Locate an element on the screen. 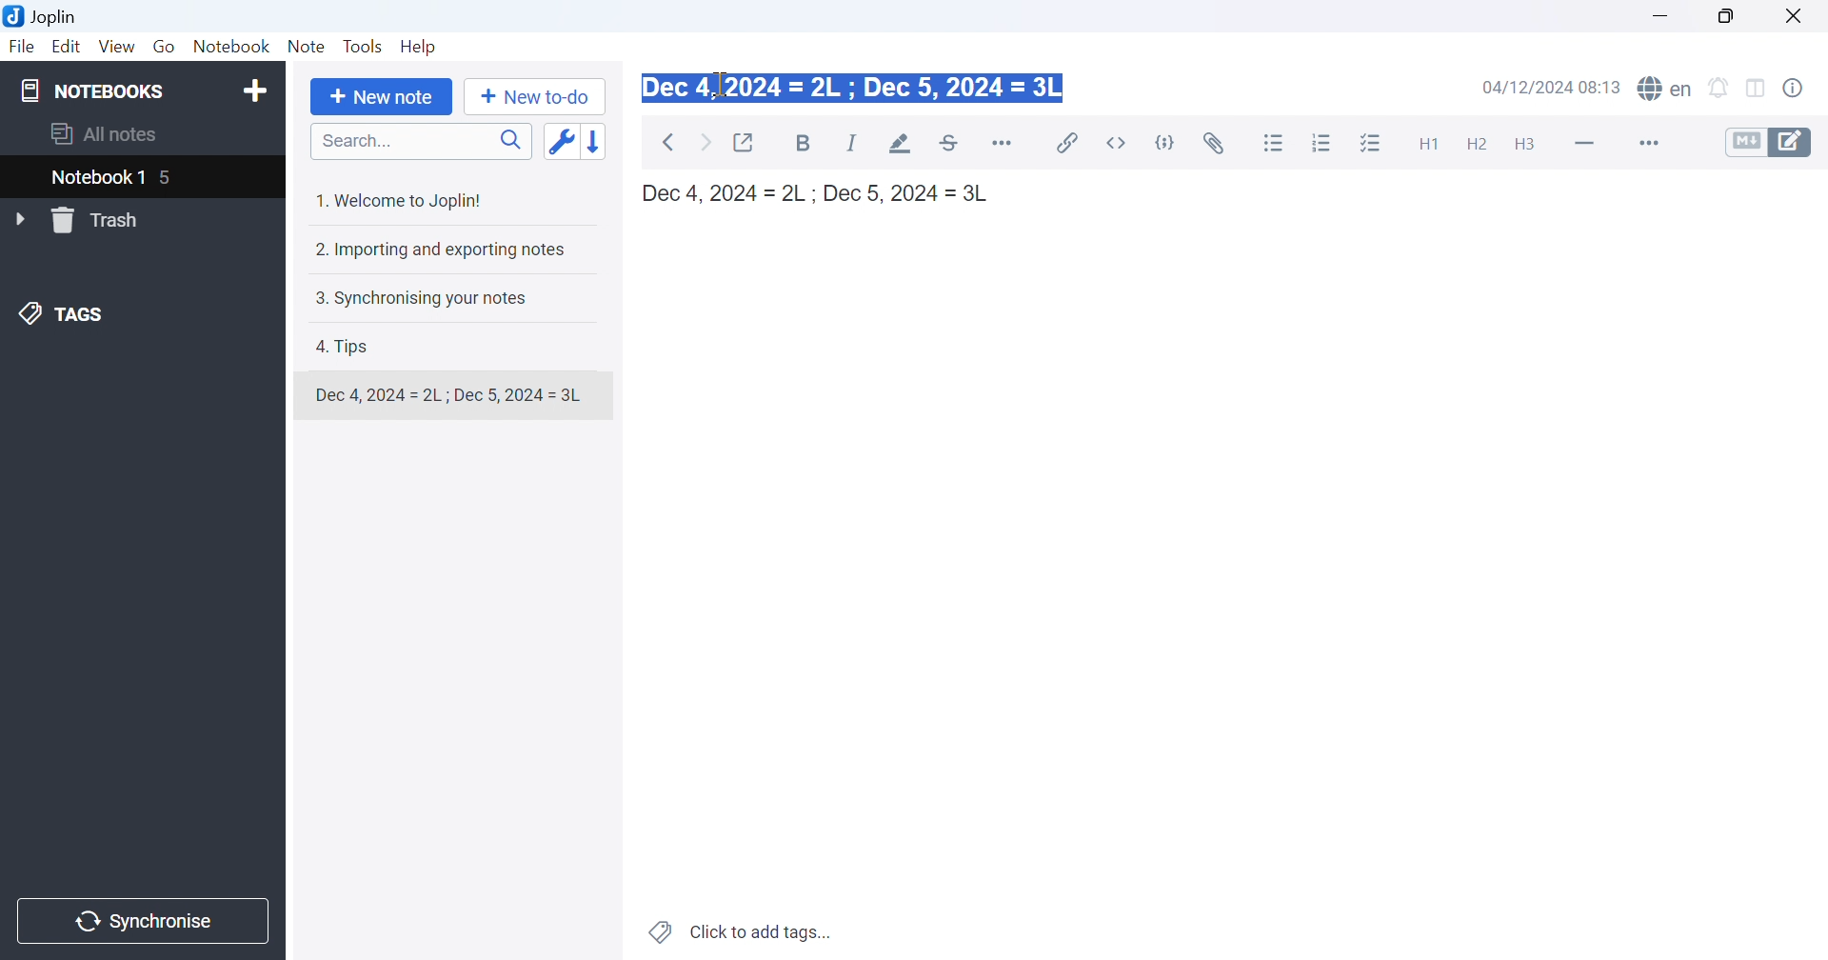 The width and height of the screenshot is (1828, 960). Toggle editors is located at coordinates (1770, 143).